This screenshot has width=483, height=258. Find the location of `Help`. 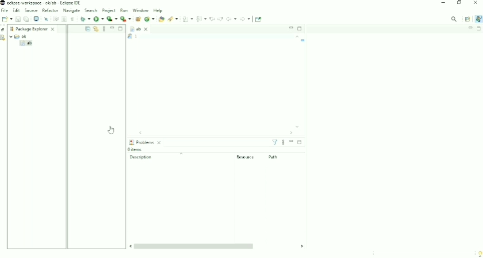

Help is located at coordinates (158, 11).